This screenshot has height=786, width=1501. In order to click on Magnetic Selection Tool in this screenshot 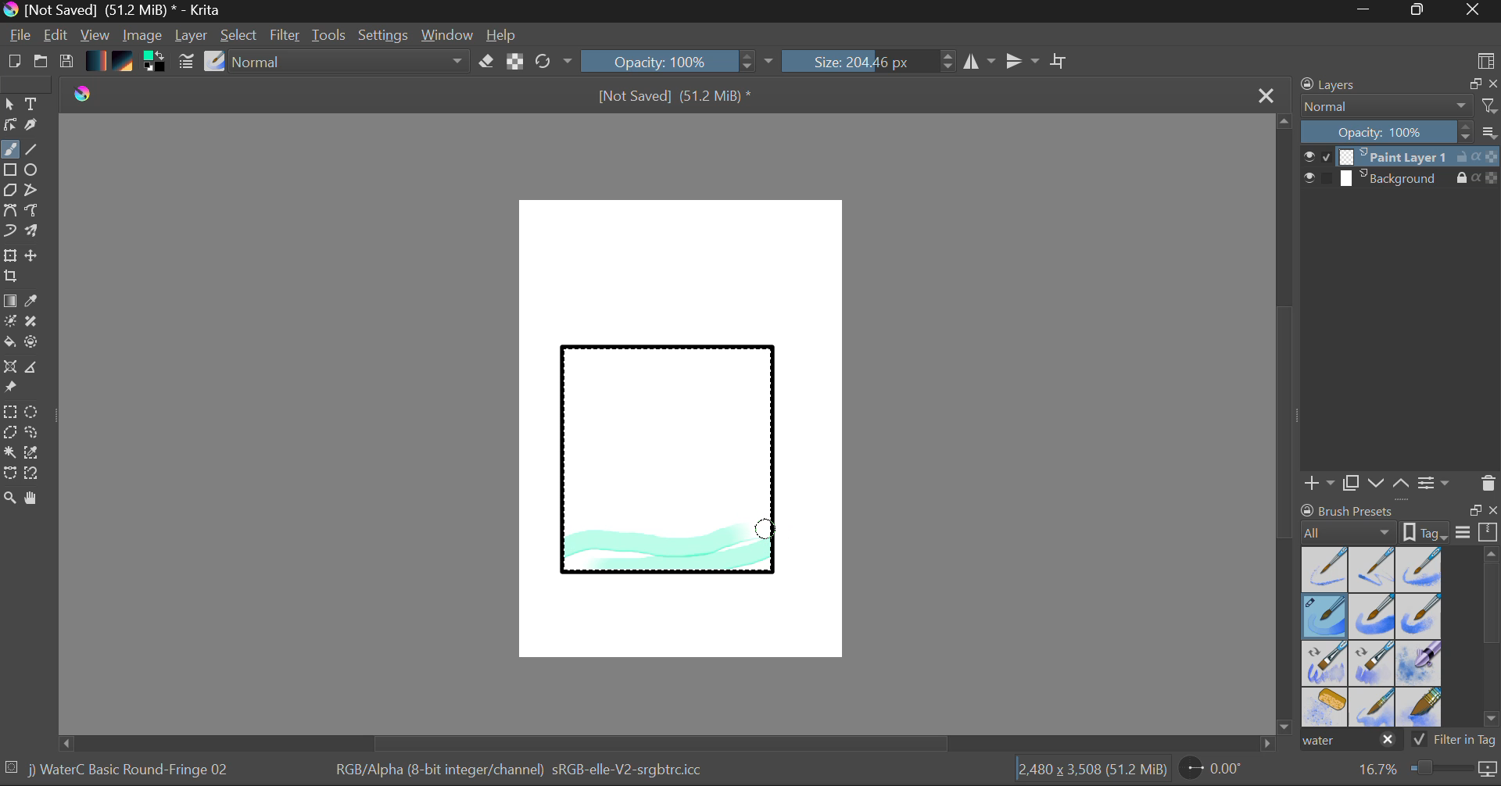, I will do `click(32, 473)`.